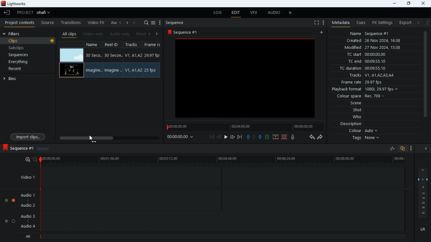  Describe the element at coordinates (236, 12) in the screenshot. I see `edit` at that location.